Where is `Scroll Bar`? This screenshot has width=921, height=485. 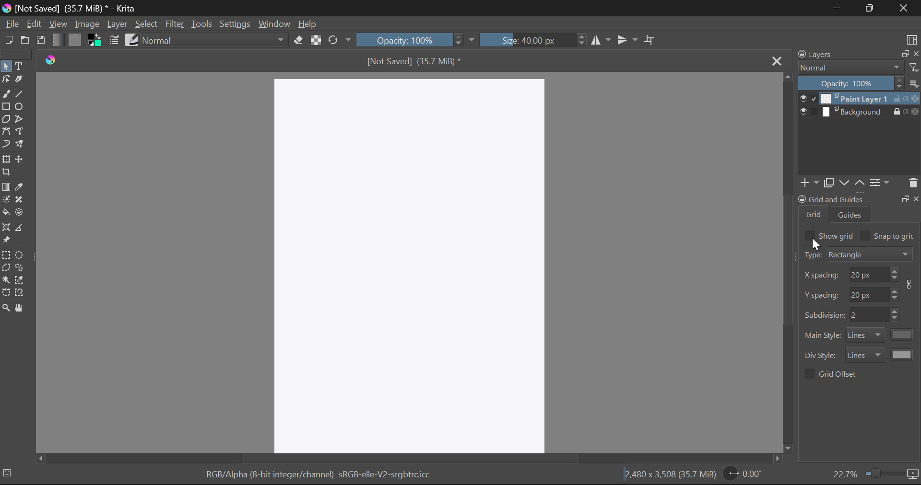
Scroll Bar is located at coordinates (412, 458).